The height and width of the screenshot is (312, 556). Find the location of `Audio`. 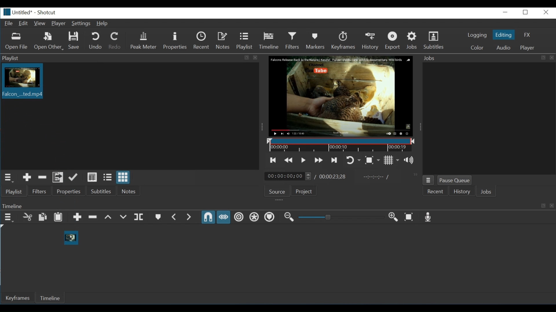

Audio is located at coordinates (503, 47).